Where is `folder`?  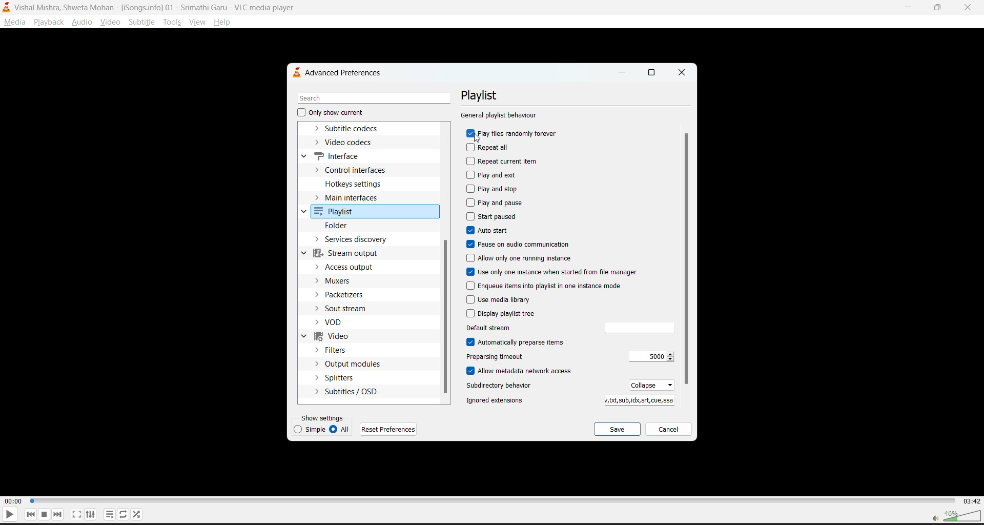
folder is located at coordinates (339, 226).